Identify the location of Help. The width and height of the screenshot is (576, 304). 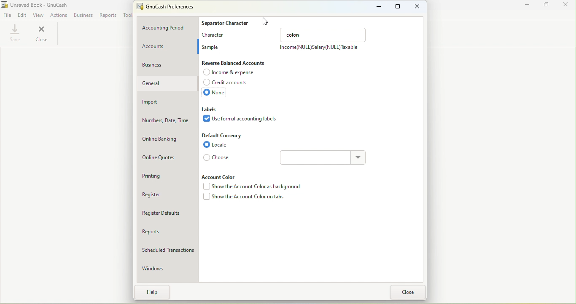
(154, 291).